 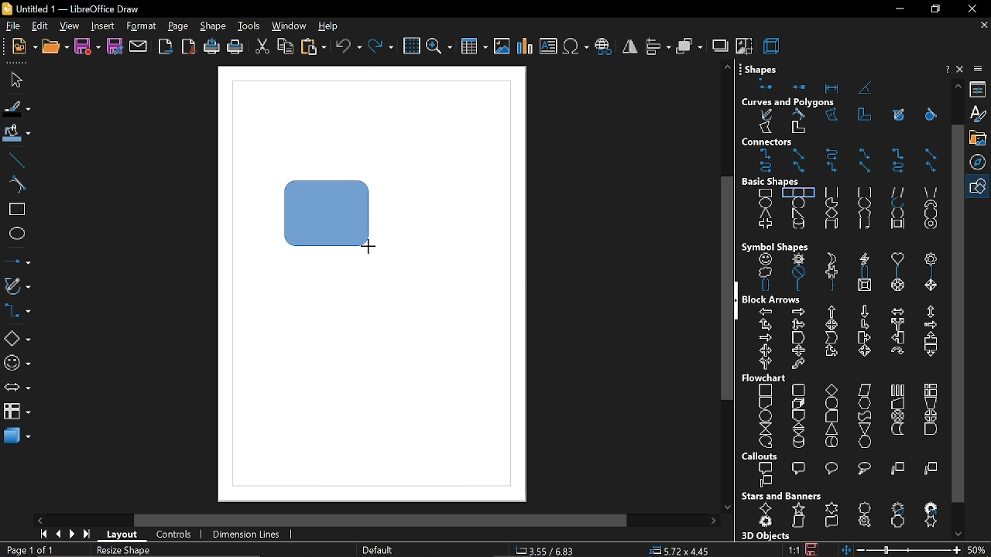 What do you see at coordinates (548, 47) in the screenshot?
I see `insert text` at bounding box center [548, 47].